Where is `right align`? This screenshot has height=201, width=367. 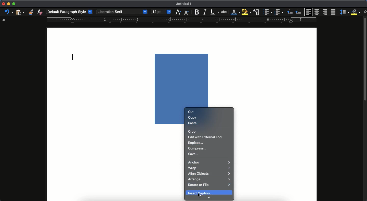 right align is located at coordinates (325, 12).